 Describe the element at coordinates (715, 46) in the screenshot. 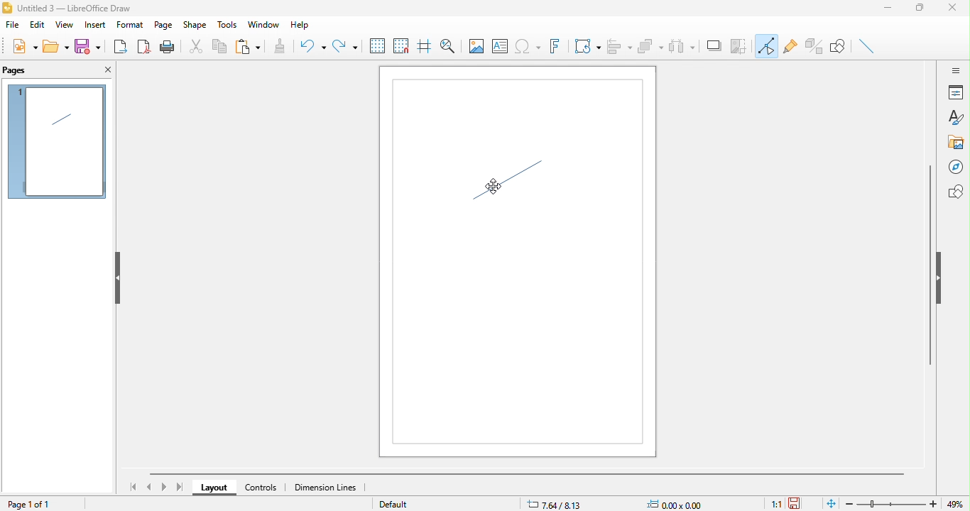

I see `shadow` at that location.